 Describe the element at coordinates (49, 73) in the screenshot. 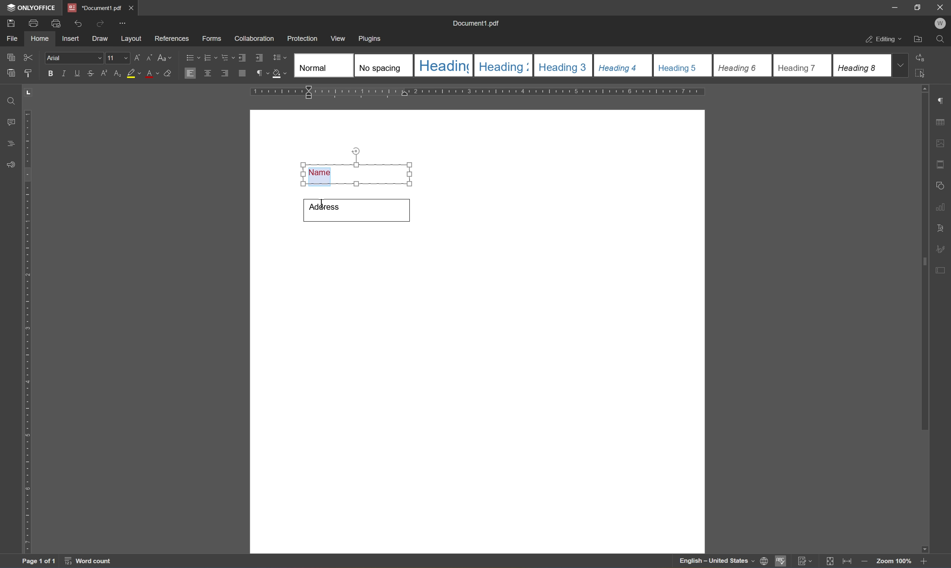

I see `bold` at that location.